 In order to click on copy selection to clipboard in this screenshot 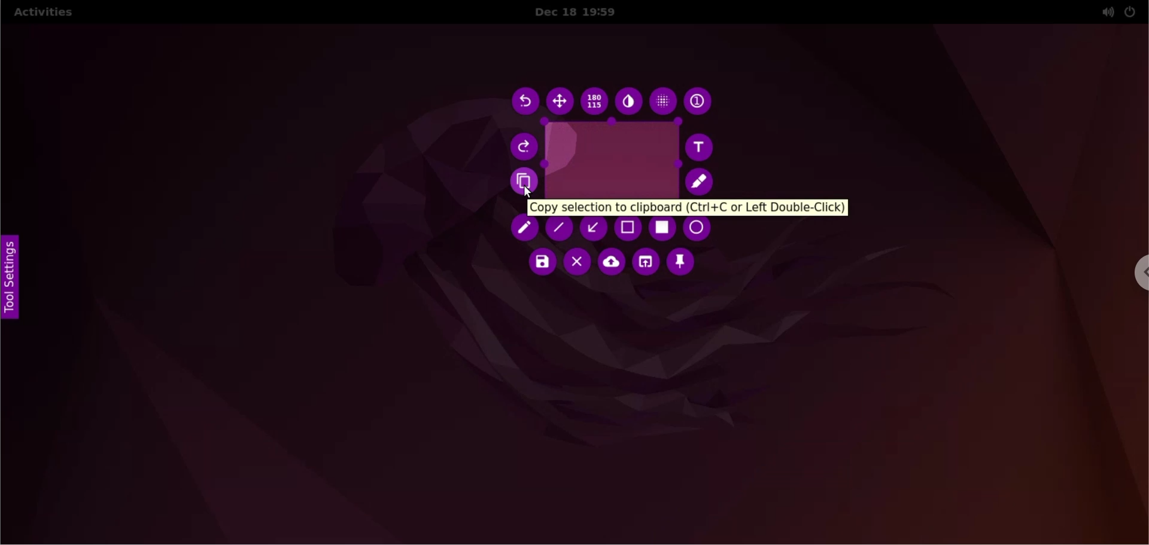, I will do `click(689, 209)`.